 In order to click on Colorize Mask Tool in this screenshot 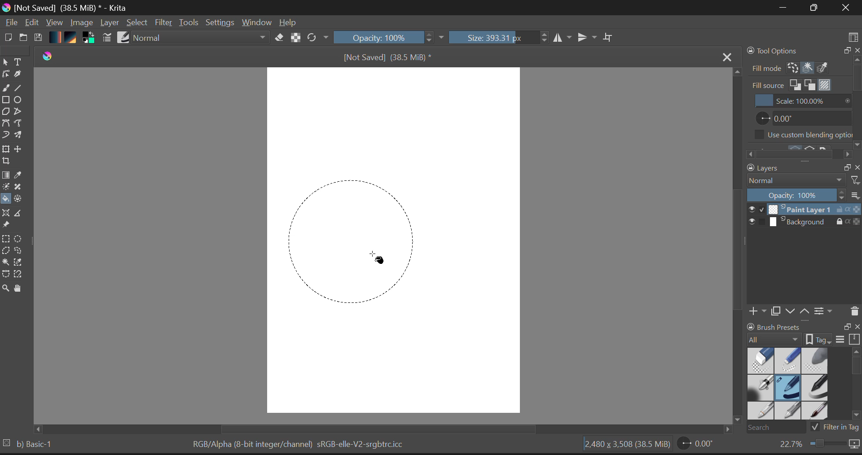, I will do `click(5, 188)`.